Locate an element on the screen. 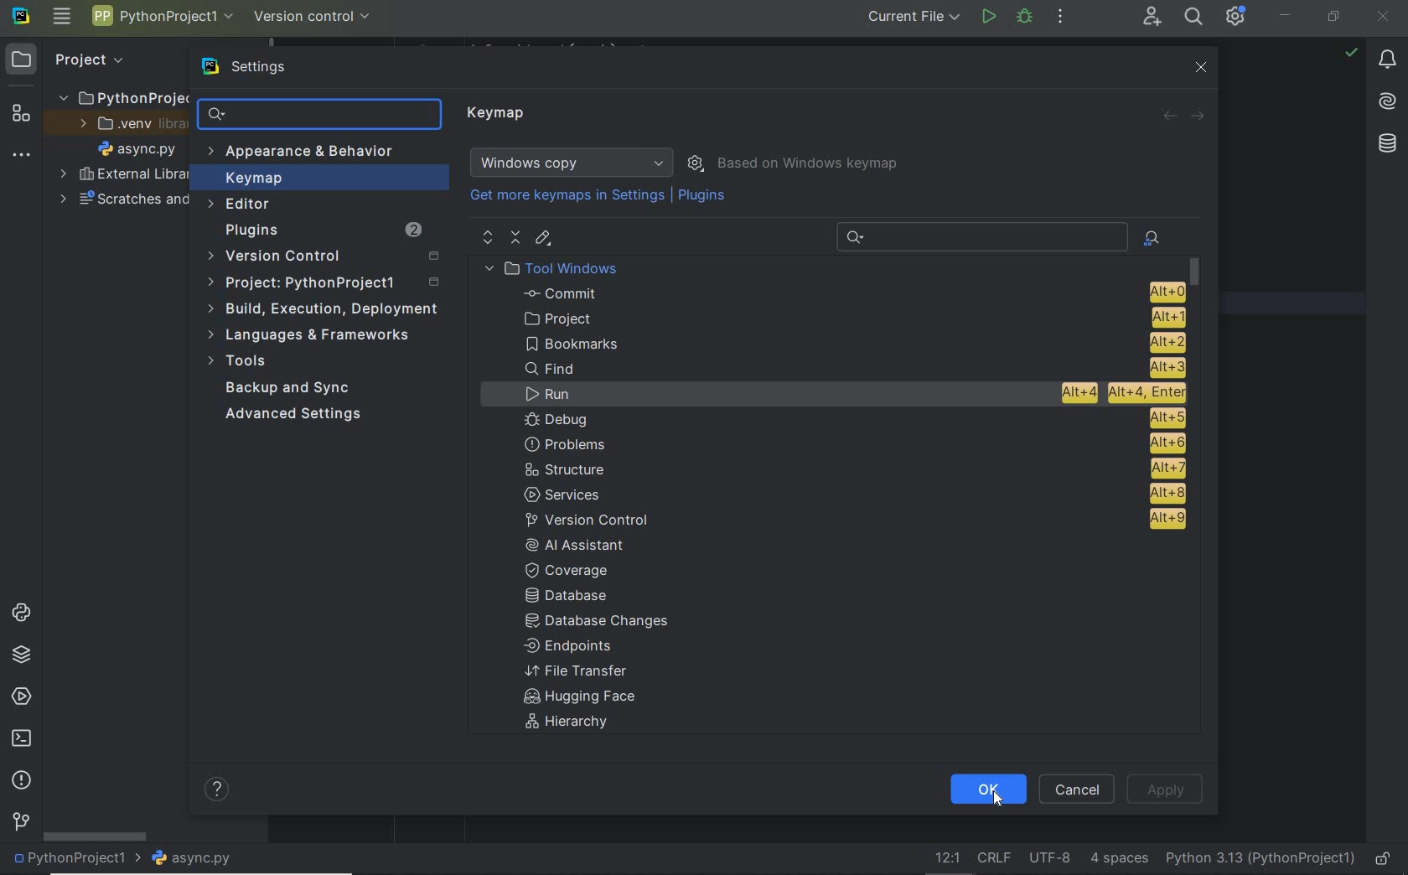  structure is located at coordinates (18, 111).